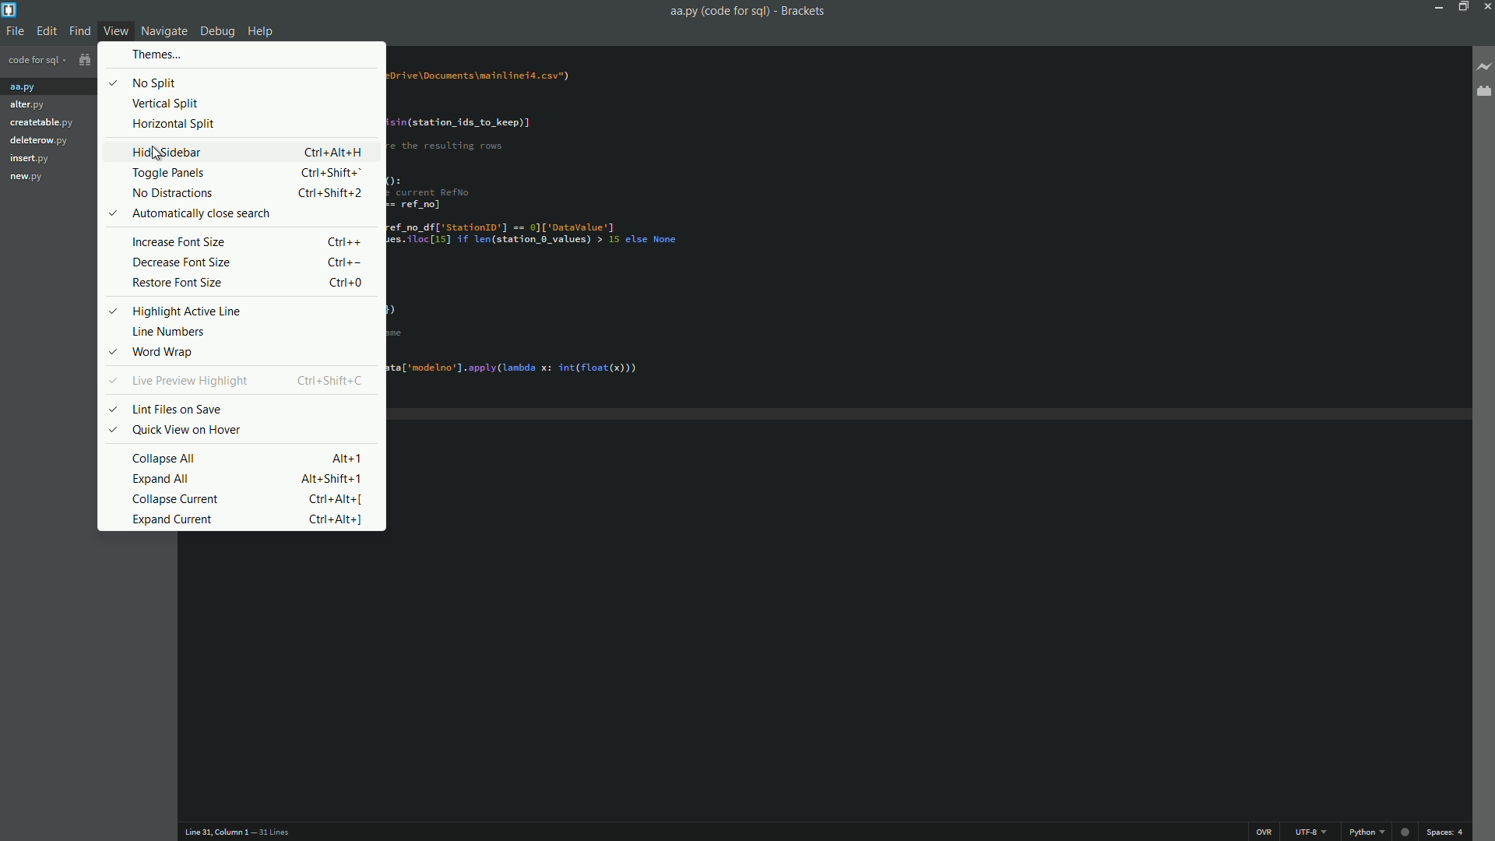 This screenshot has height=841, width=1495. I want to click on file menu, so click(12, 30).